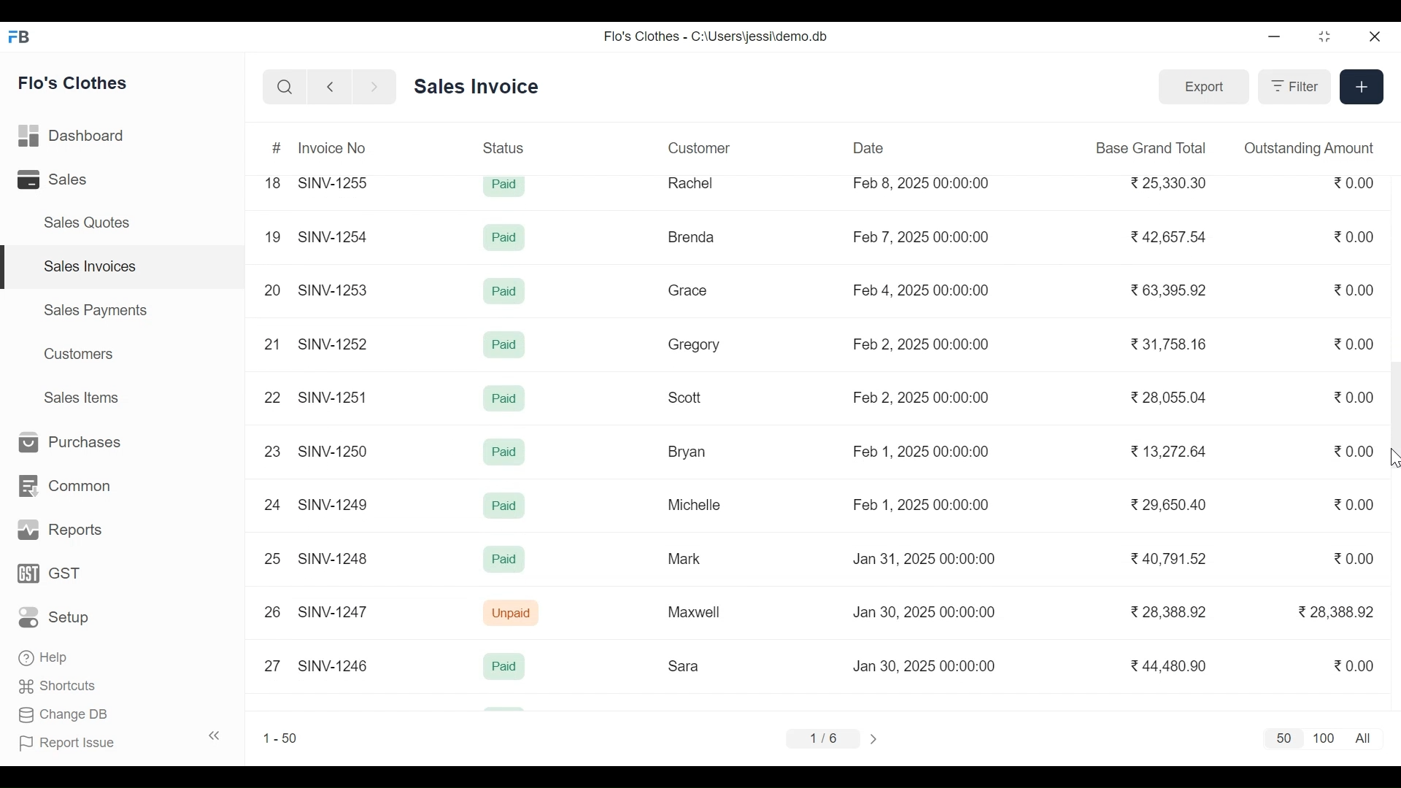 The image size is (1401, 788). What do you see at coordinates (1357, 558) in the screenshot?
I see `0.00` at bounding box center [1357, 558].